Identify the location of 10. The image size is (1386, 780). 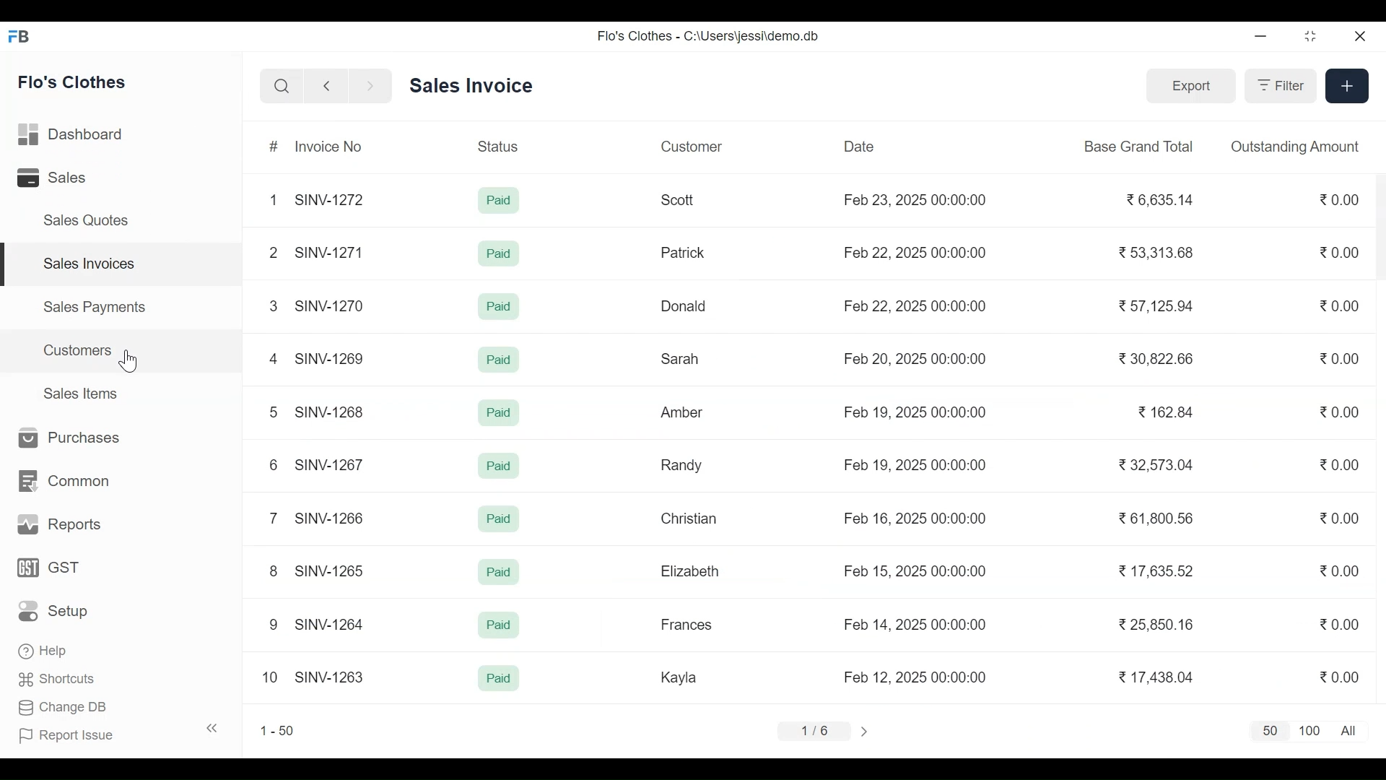
(271, 677).